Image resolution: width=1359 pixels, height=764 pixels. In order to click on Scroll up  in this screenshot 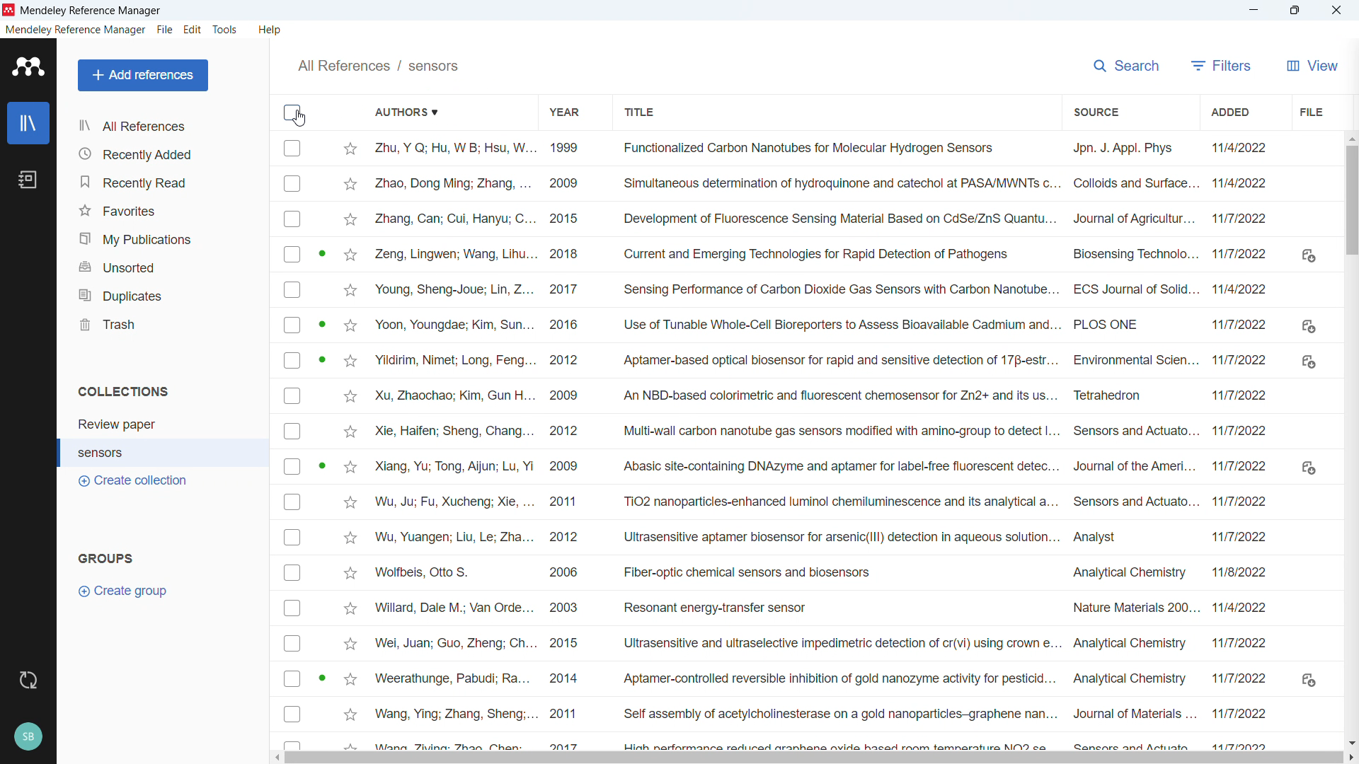, I will do `click(1351, 139)`.